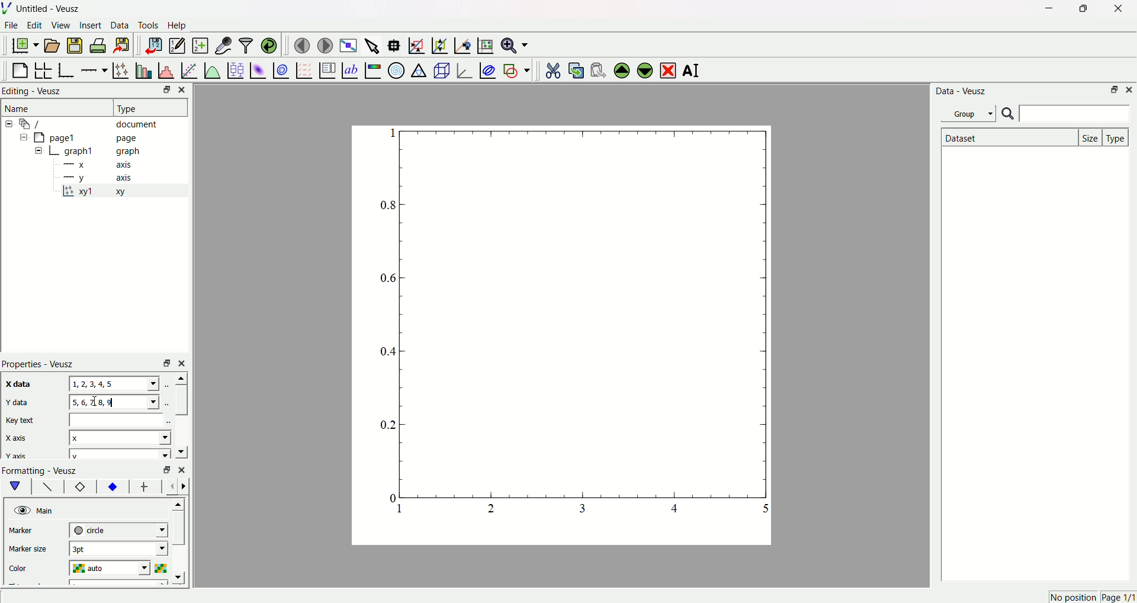  What do you see at coordinates (118, 419) in the screenshot?
I see `Key text field` at bounding box center [118, 419].